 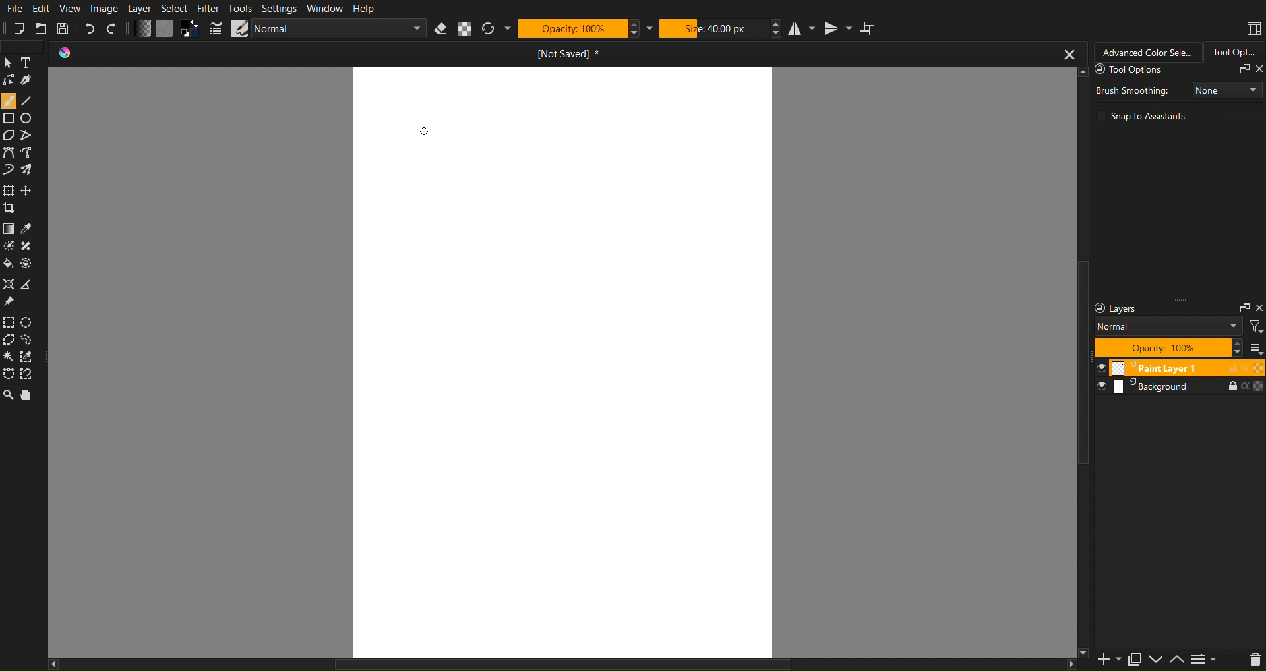 I want to click on Open, so click(x=42, y=28).